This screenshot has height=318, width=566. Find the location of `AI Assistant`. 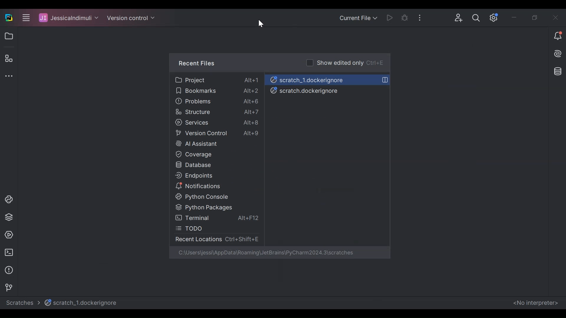

AI Assistant is located at coordinates (216, 143).